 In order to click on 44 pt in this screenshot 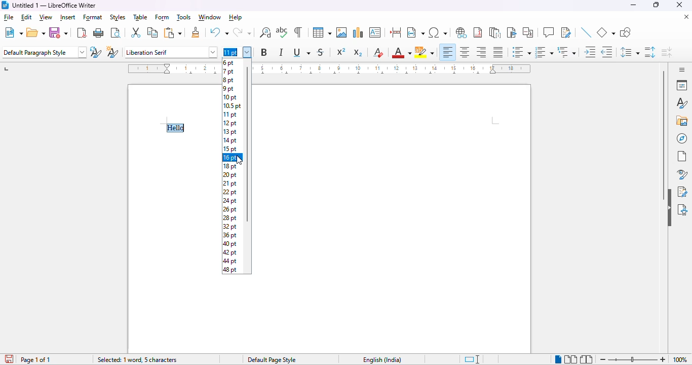, I will do `click(229, 261)`.